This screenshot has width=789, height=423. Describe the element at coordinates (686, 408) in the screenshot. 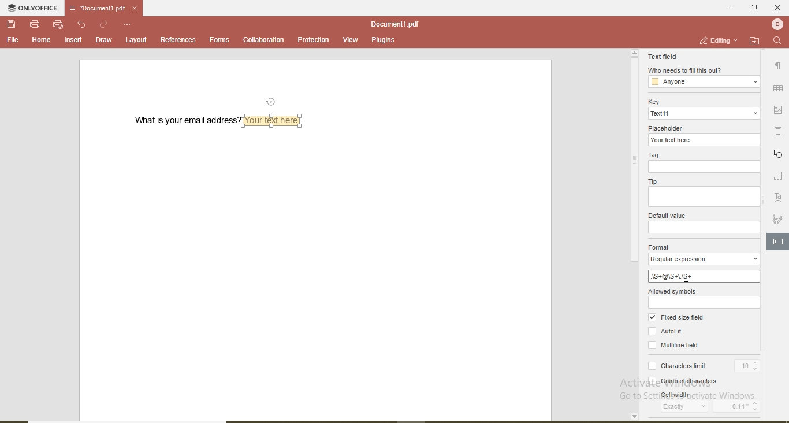

I see `exactly` at that location.